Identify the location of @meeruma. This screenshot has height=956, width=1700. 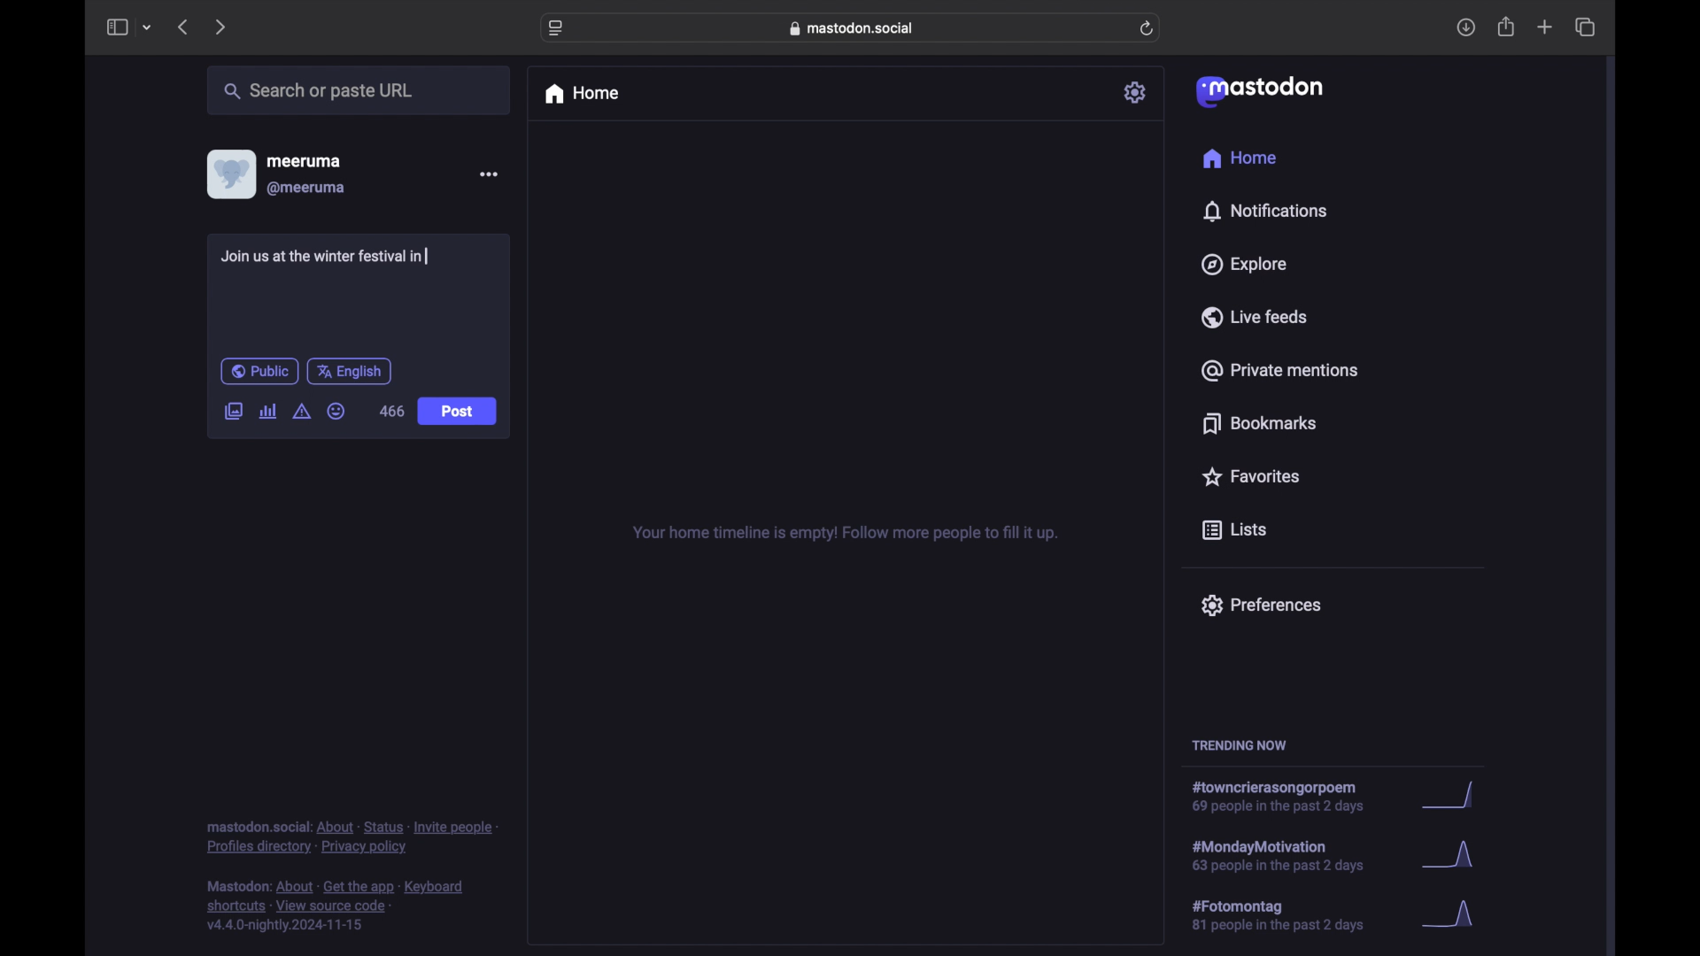
(306, 189).